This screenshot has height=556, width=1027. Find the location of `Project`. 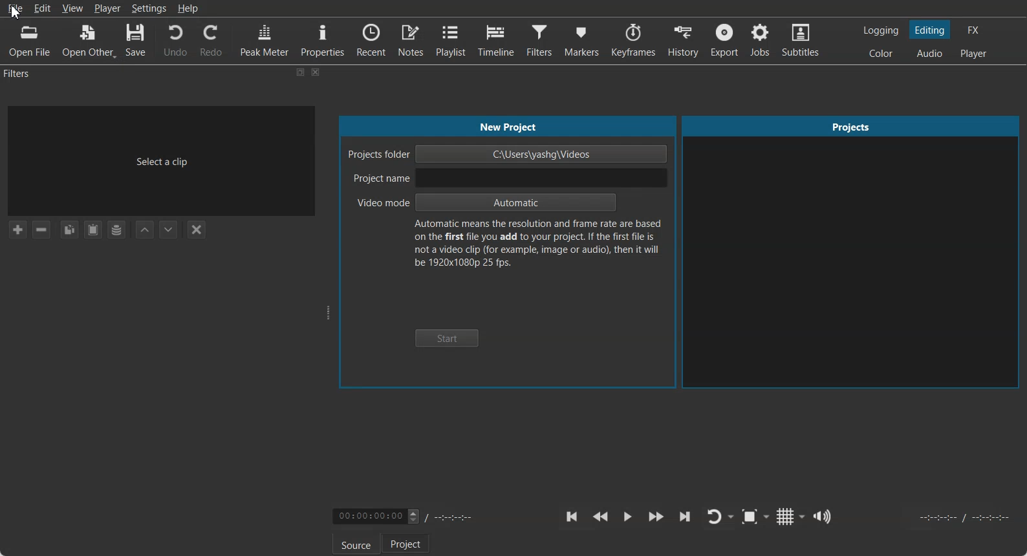

Project is located at coordinates (407, 543).